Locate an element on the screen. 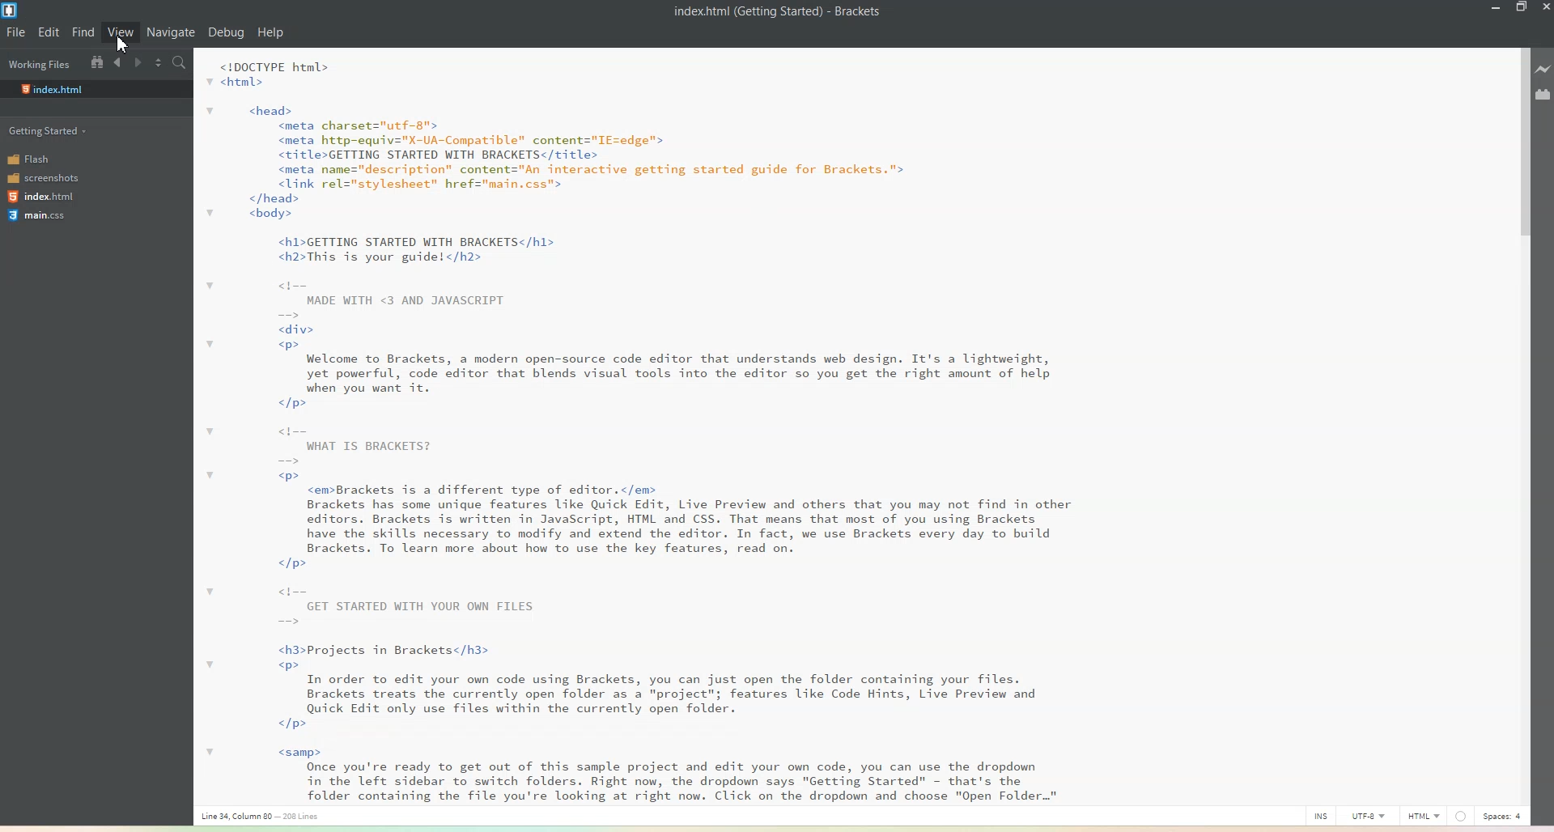 This screenshot has width=1554, height=832. Working Files is located at coordinates (42, 65).